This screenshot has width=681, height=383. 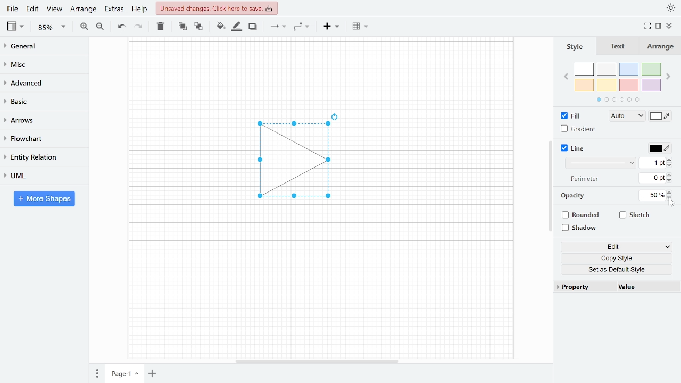 I want to click on white, so click(x=584, y=70).